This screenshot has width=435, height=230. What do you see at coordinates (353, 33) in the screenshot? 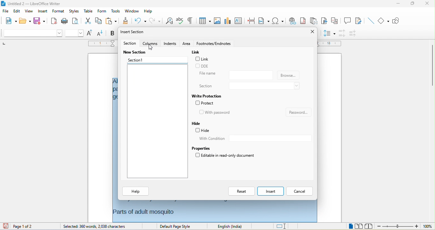
I see `decrease paragraph spacing` at bounding box center [353, 33].